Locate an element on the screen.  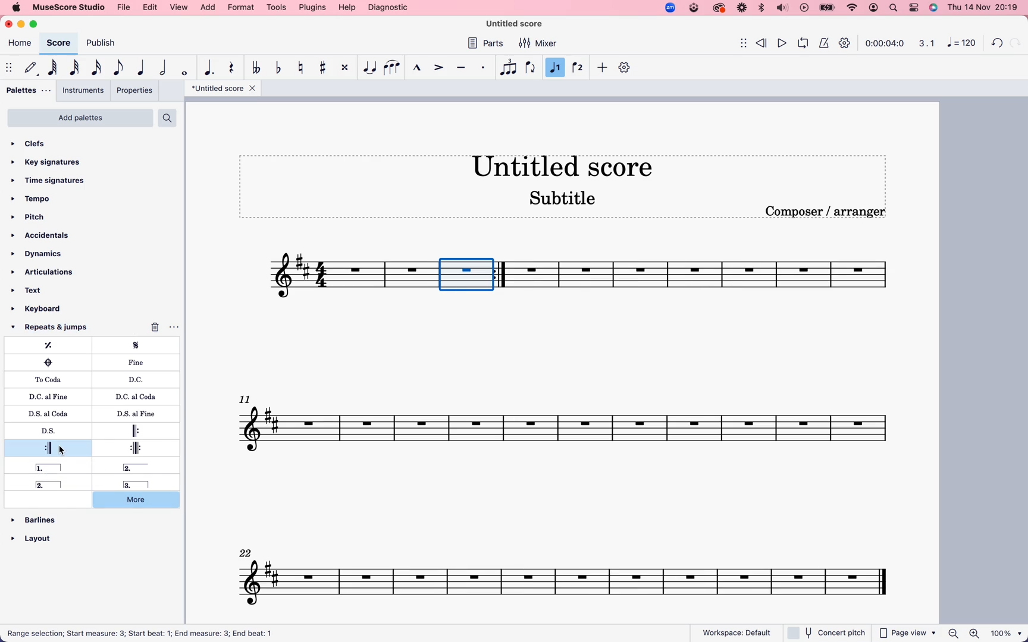
tools is located at coordinates (277, 7).